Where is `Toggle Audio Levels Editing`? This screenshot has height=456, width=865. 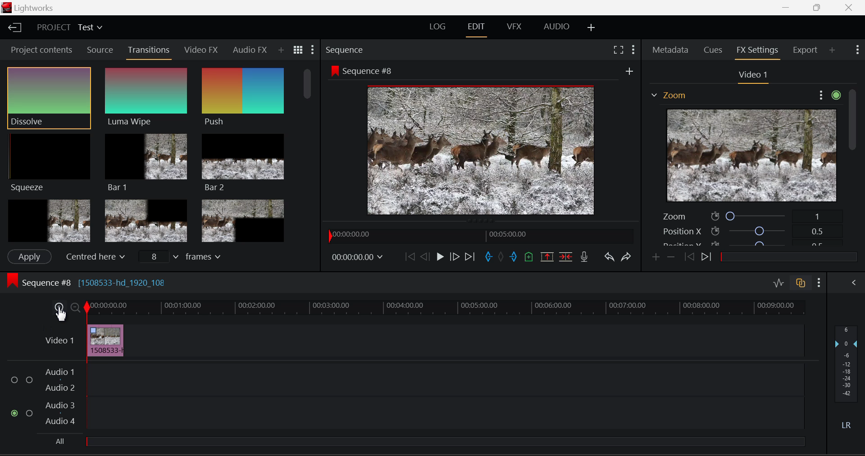 Toggle Audio Levels Editing is located at coordinates (779, 283).